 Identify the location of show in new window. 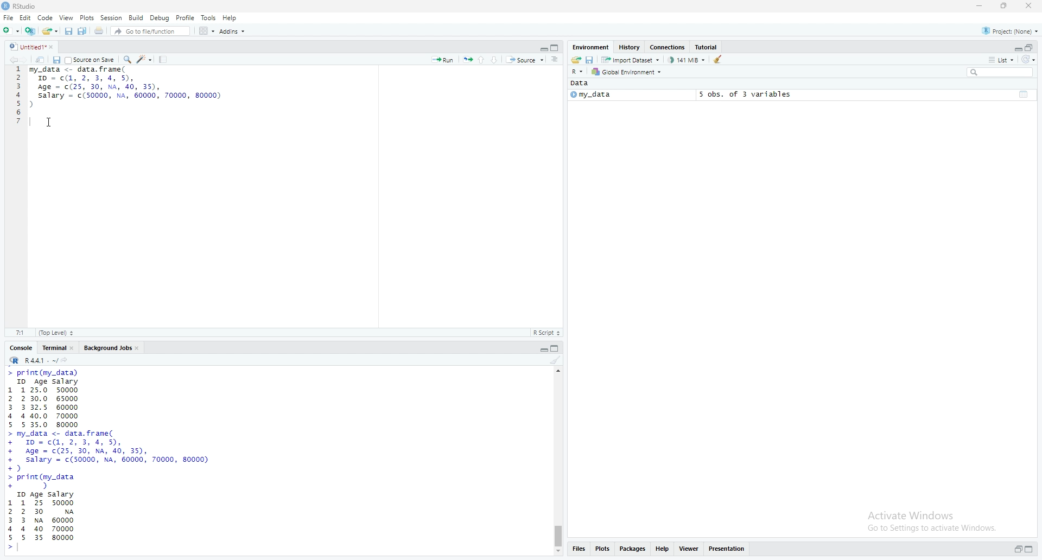
(40, 60).